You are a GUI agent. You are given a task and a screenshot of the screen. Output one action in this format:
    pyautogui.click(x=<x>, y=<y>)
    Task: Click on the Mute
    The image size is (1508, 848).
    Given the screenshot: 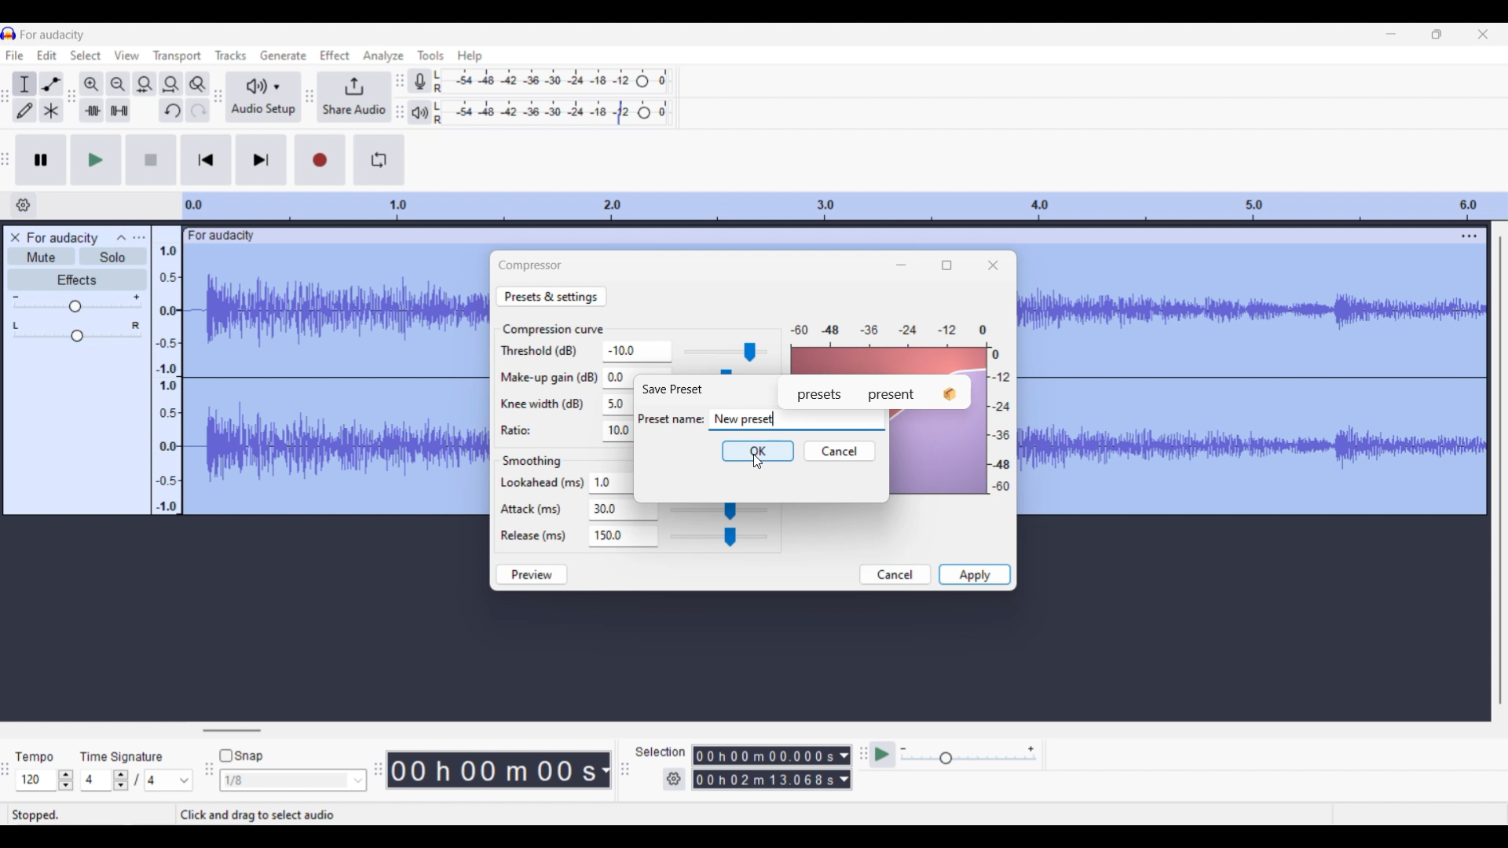 What is the action you would take?
    pyautogui.click(x=41, y=256)
    